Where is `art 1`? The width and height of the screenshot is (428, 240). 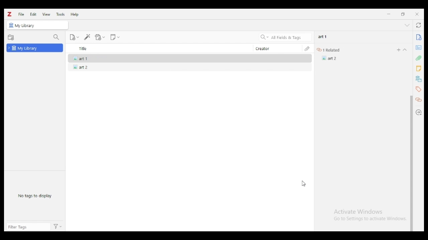
art 1 is located at coordinates (323, 37).